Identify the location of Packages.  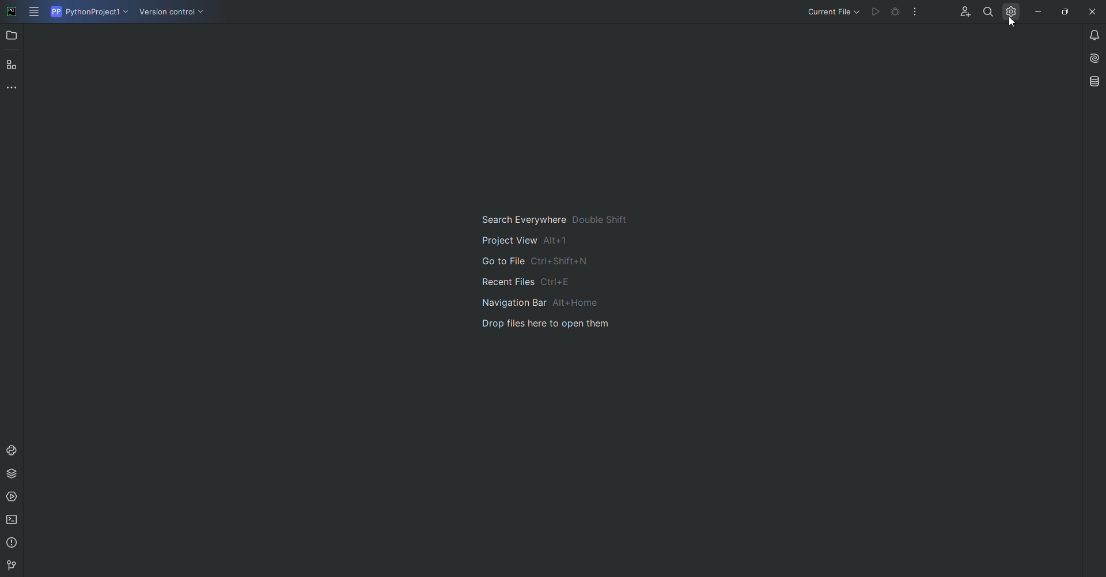
(14, 473).